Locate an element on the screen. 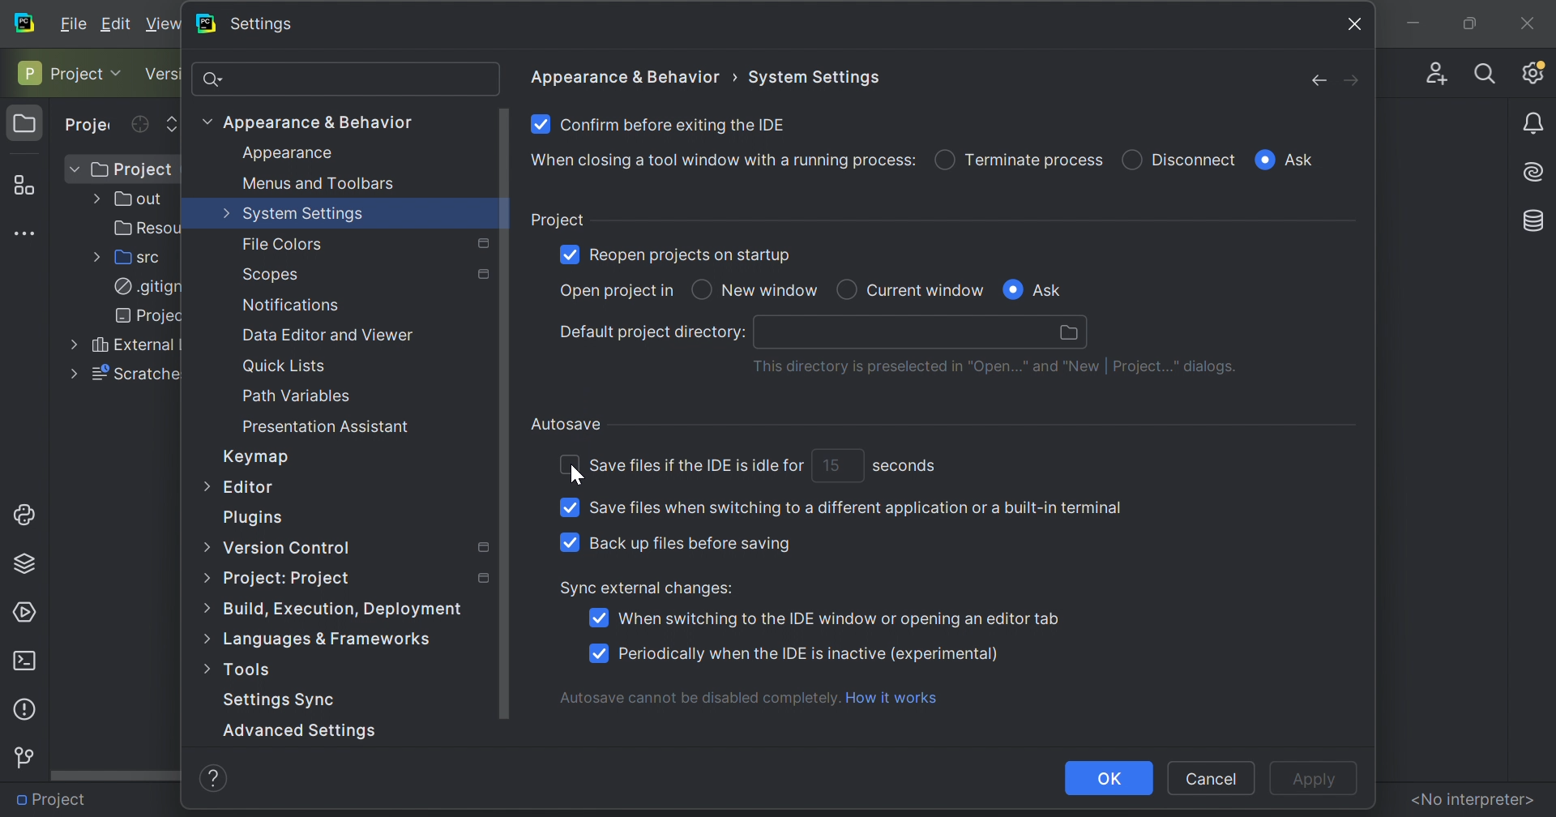  Project is located at coordinates (25, 124).